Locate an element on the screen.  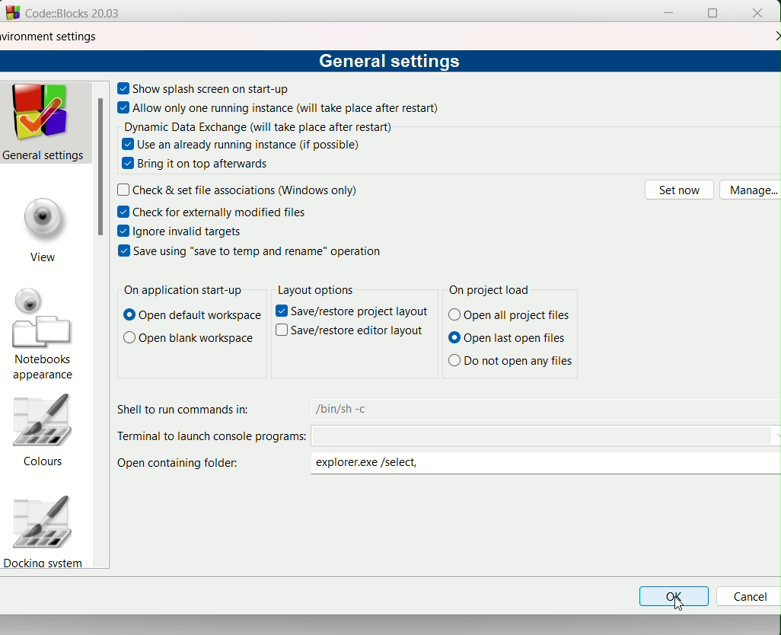
set now is located at coordinates (679, 190).